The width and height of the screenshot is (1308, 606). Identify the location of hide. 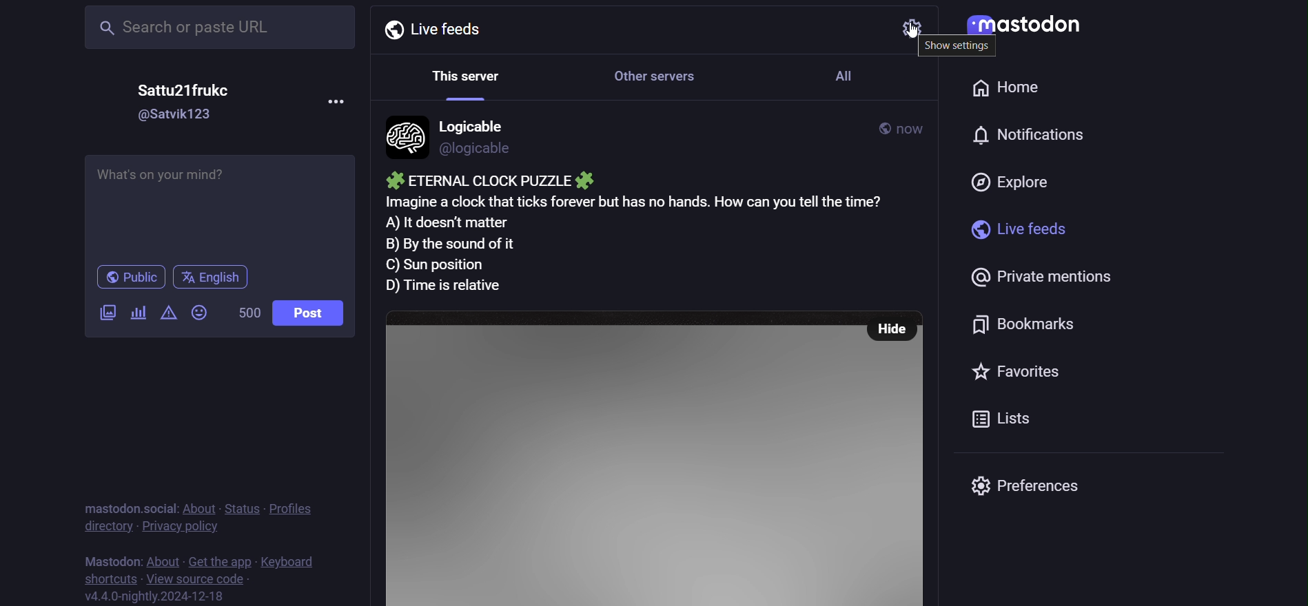
(891, 329).